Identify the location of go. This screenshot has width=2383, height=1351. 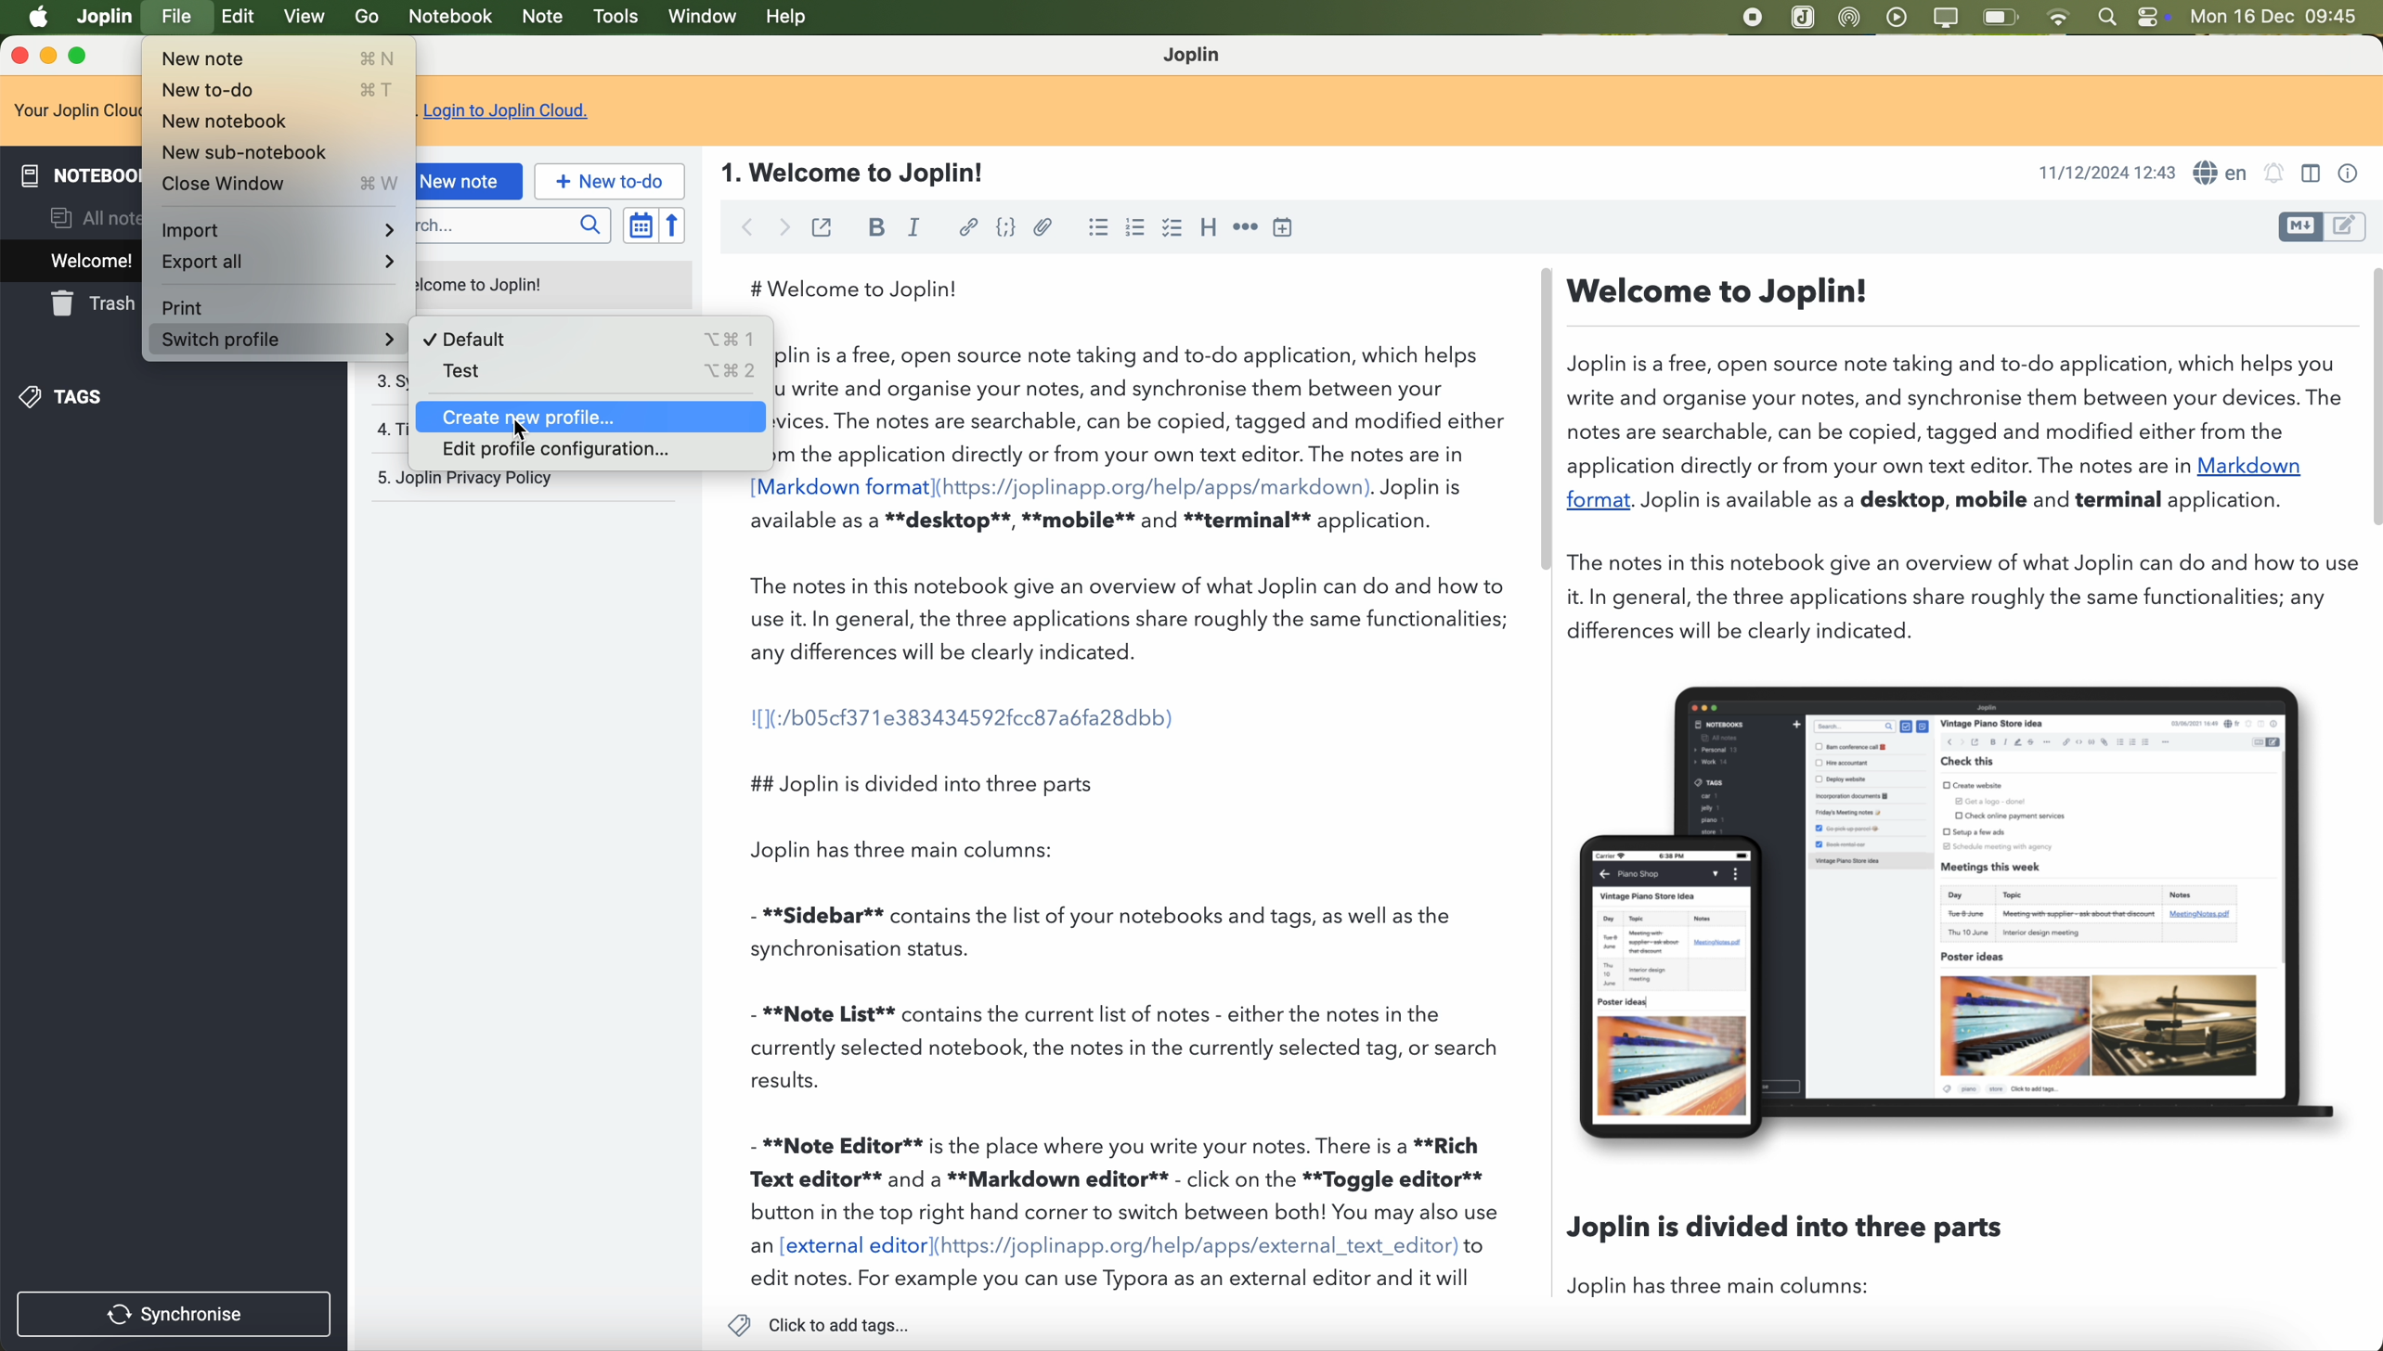
(367, 18).